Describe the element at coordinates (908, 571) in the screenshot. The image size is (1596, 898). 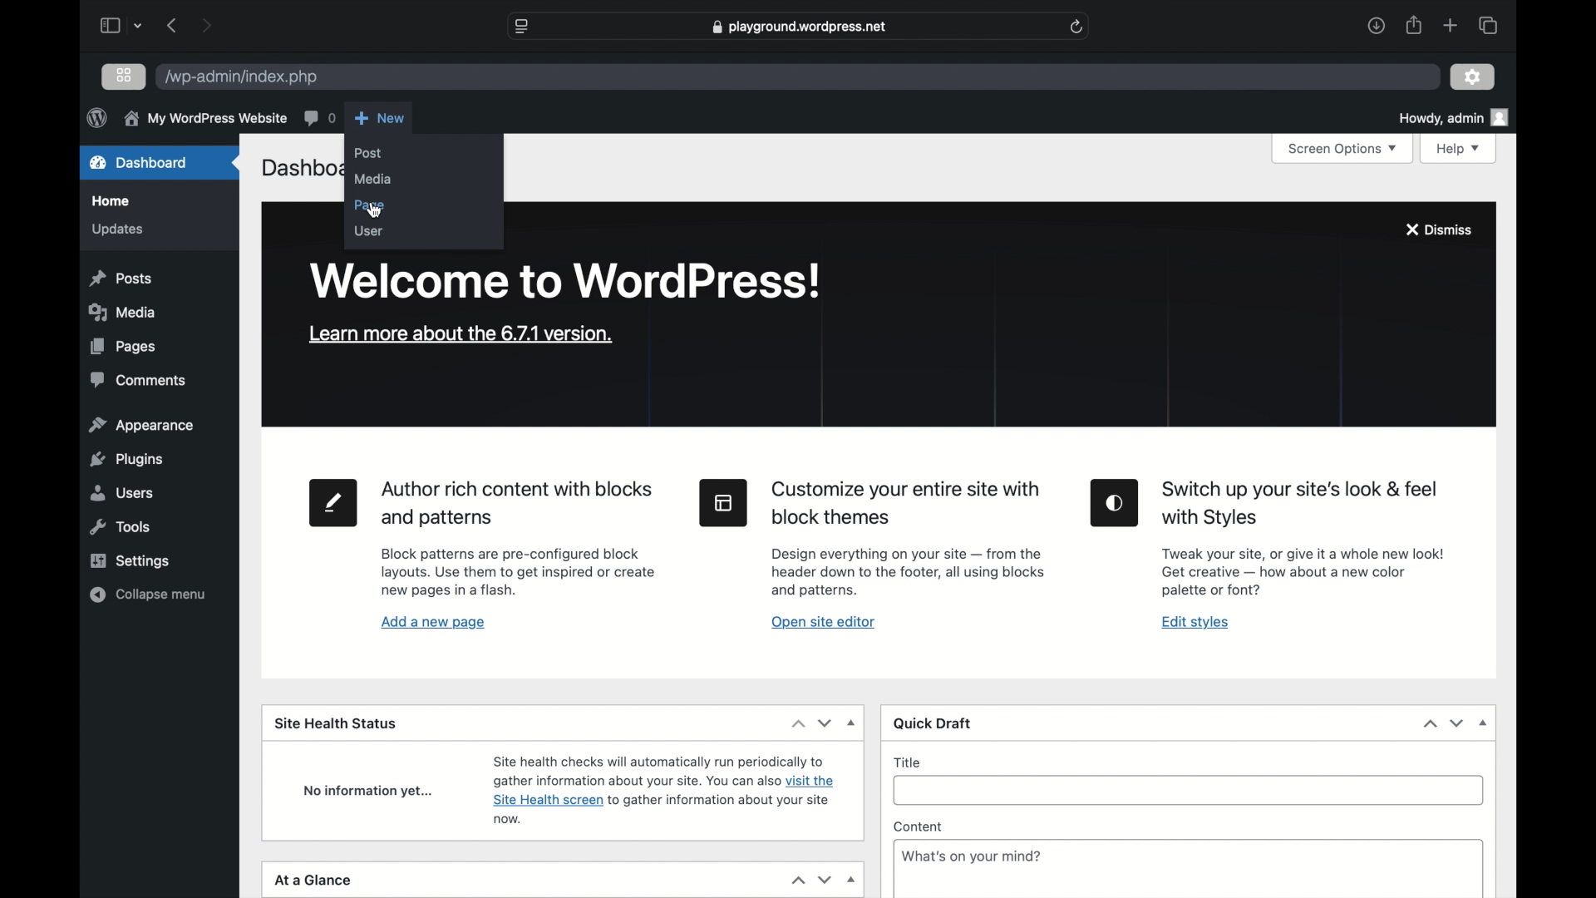
I see `info site editor tool information` at that location.